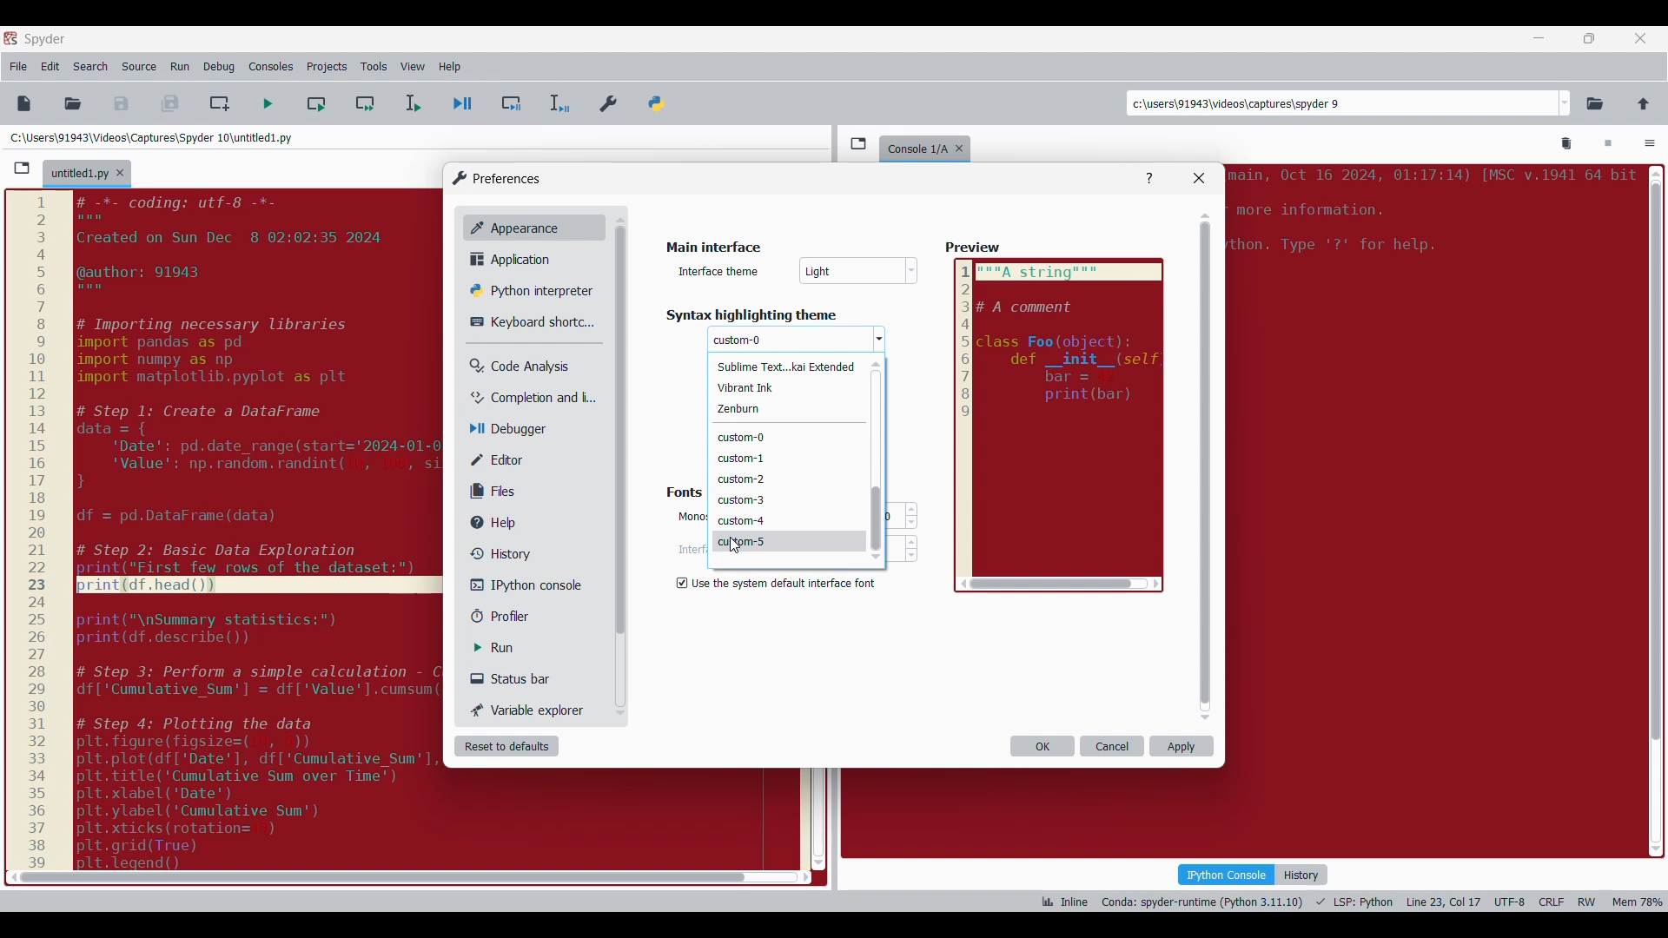 The image size is (1668, 938). I want to click on Projects menu, so click(327, 66).